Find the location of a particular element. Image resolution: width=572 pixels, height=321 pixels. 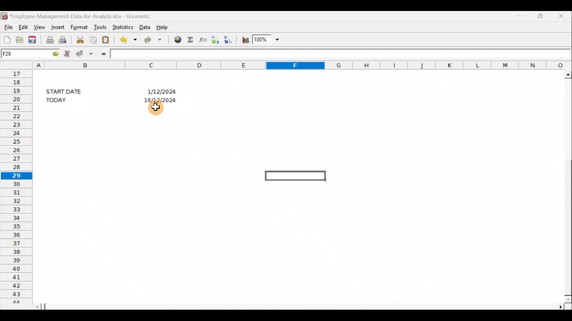

Statistics is located at coordinates (122, 26).